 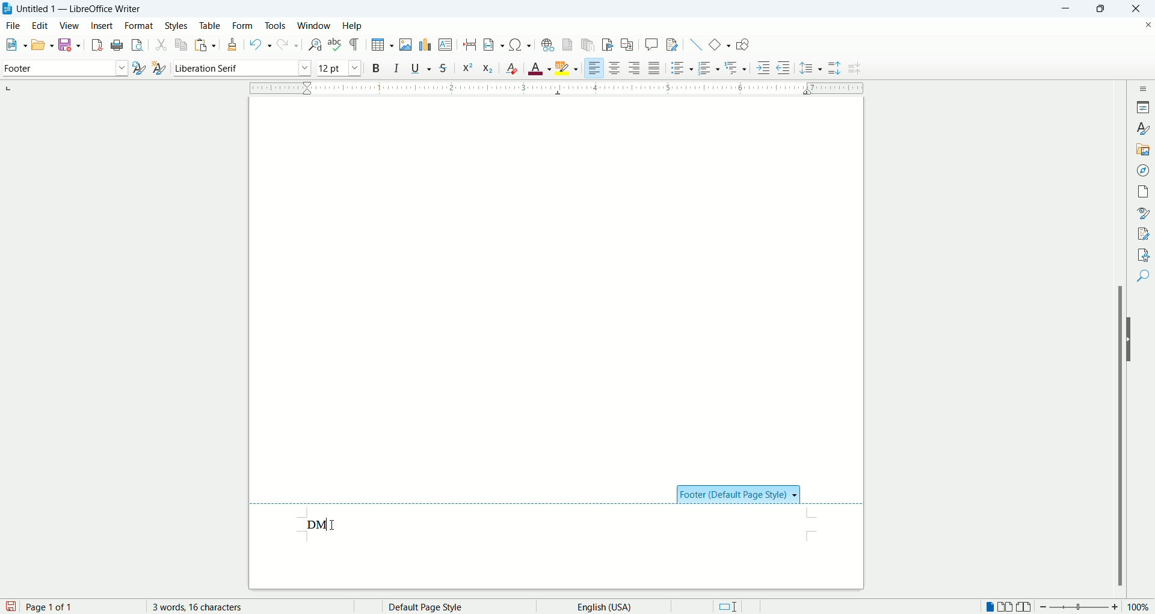 What do you see at coordinates (1145, 23) in the screenshot?
I see `close document` at bounding box center [1145, 23].